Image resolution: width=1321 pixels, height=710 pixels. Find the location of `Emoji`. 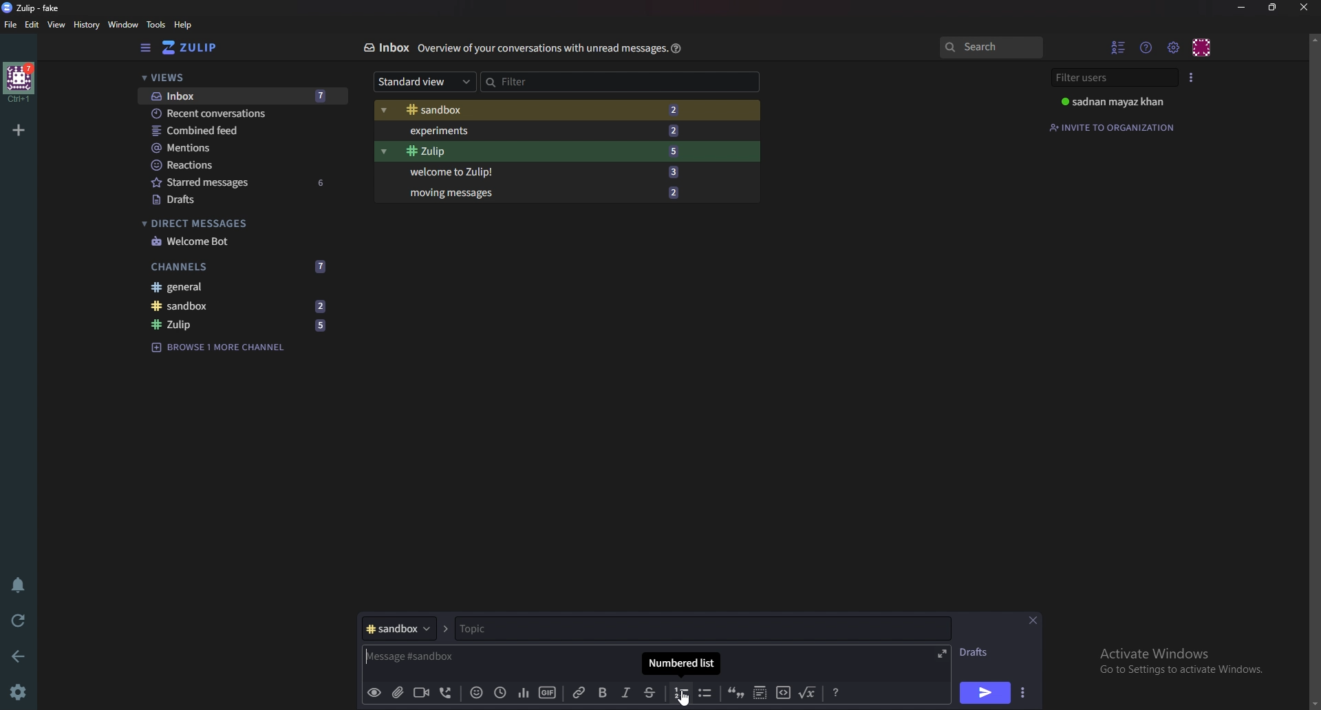

Emoji is located at coordinates (474, 693).